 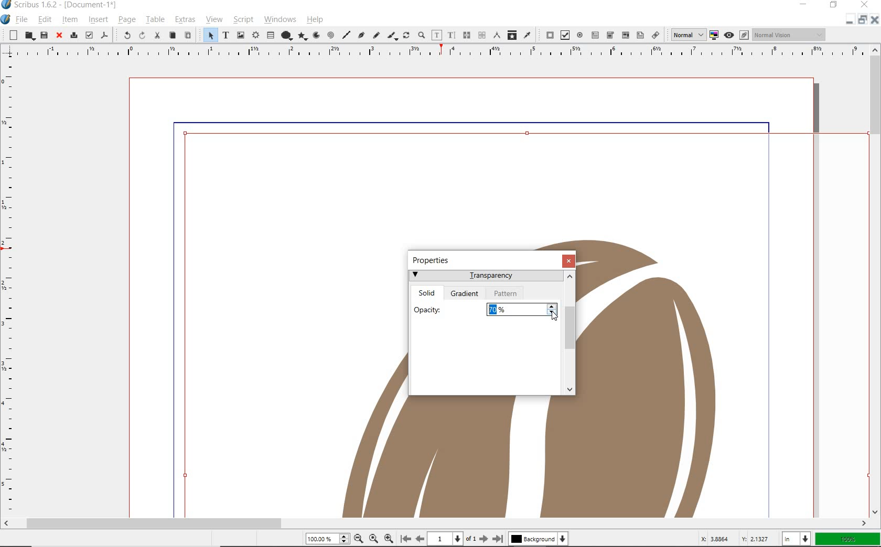 What do you see at coordinates (240, 36) in the screenshot?
I see `image frame` at bounding box center [240, 36].